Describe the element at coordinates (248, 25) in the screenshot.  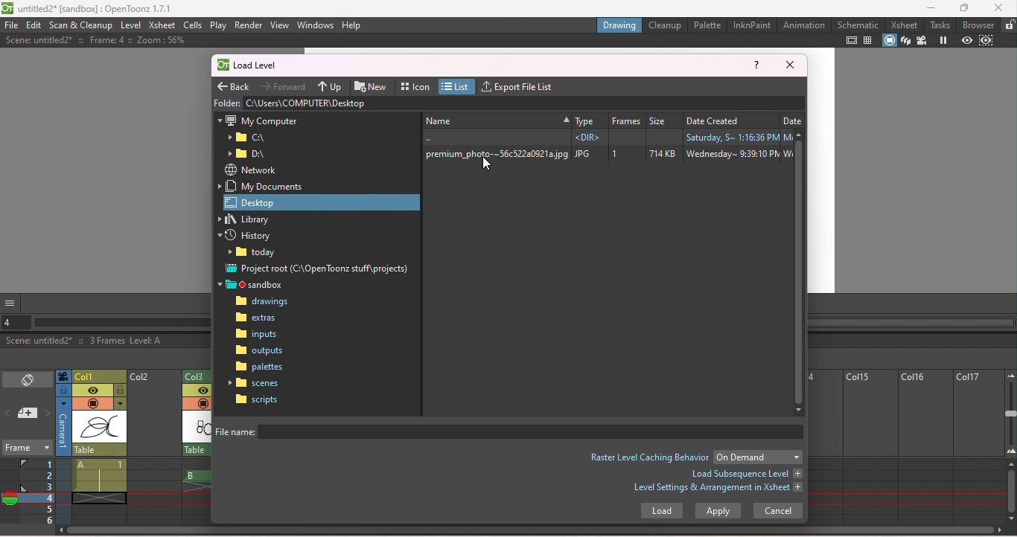
I see `Render` at that location.